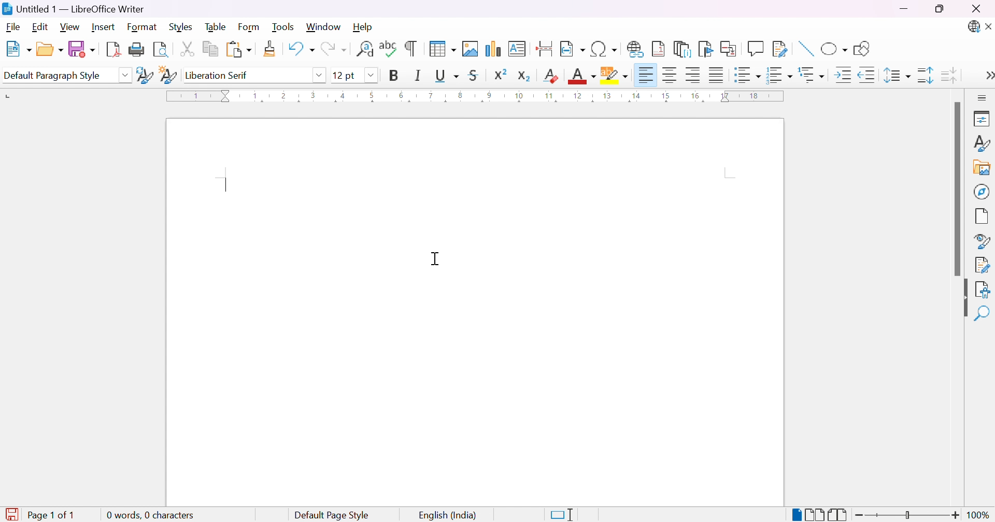 The height and width of the screenshot is (522, 995). I want to click on Align left, so click(646, 76).